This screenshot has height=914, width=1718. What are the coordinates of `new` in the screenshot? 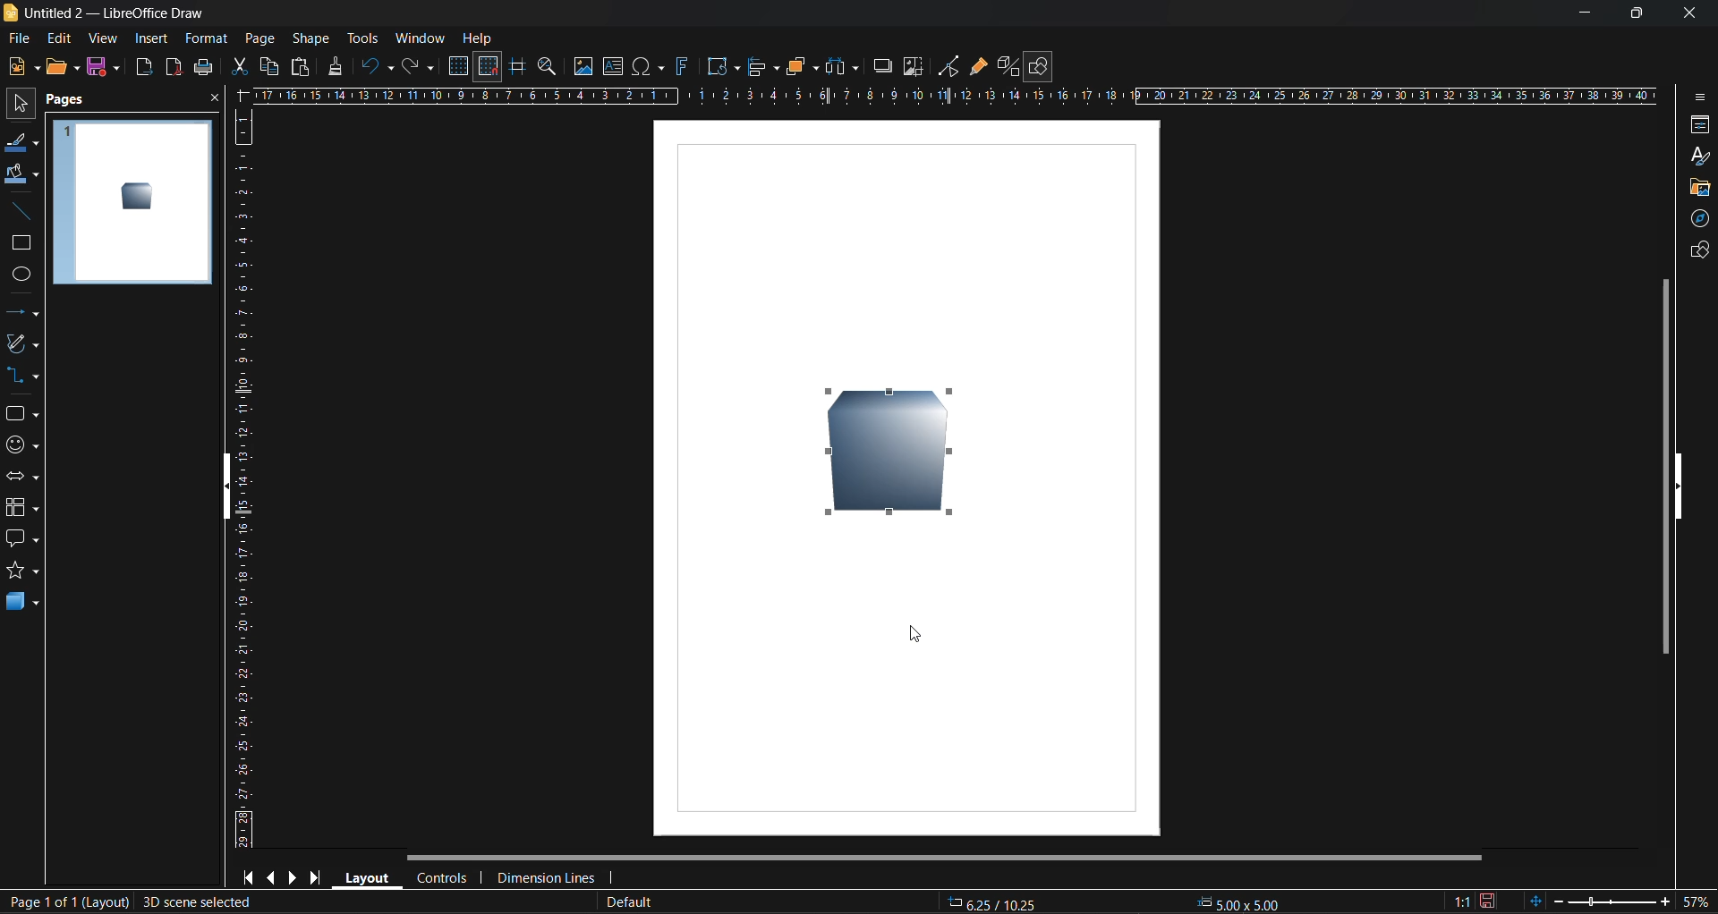 It's located at (24, 68).